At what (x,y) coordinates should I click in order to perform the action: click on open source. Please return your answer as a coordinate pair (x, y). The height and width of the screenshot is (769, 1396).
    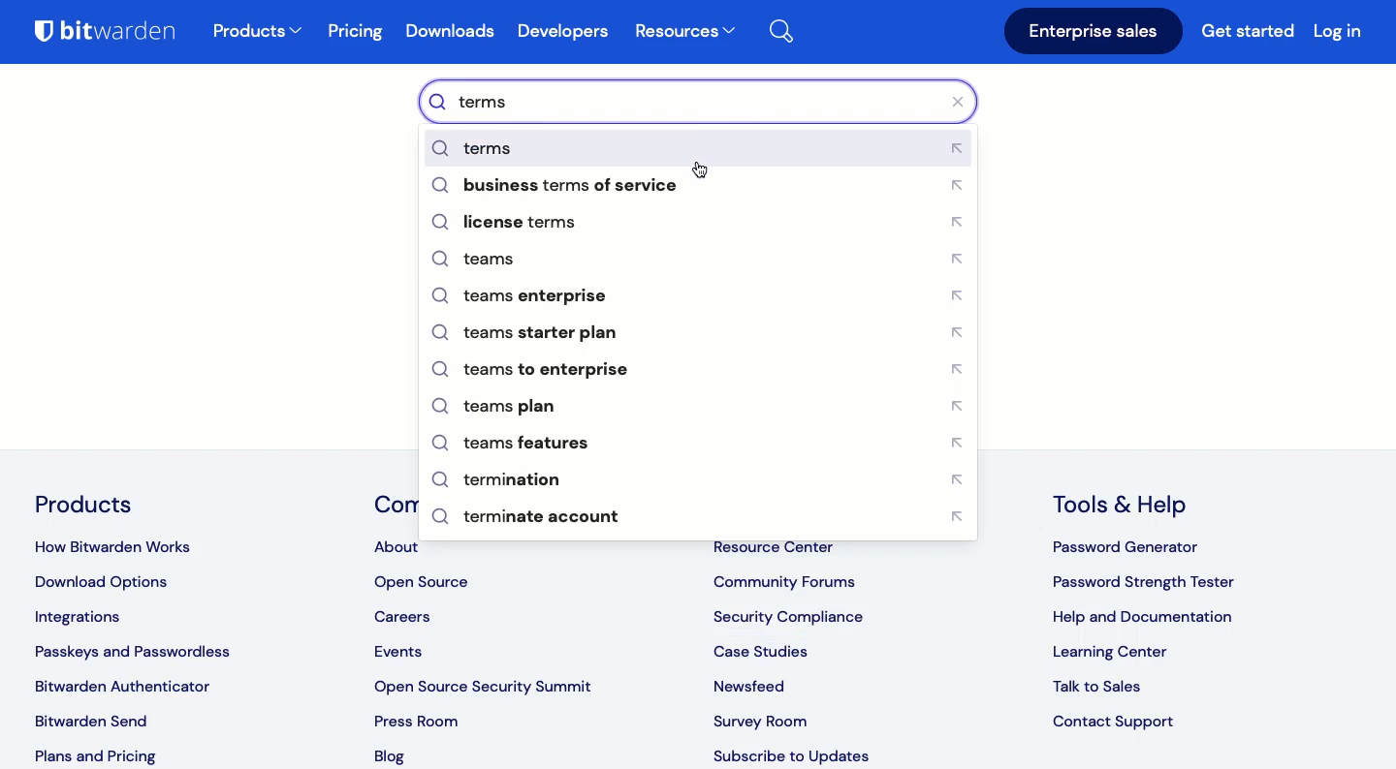
    Looking at the image, I should click on (425, 583).